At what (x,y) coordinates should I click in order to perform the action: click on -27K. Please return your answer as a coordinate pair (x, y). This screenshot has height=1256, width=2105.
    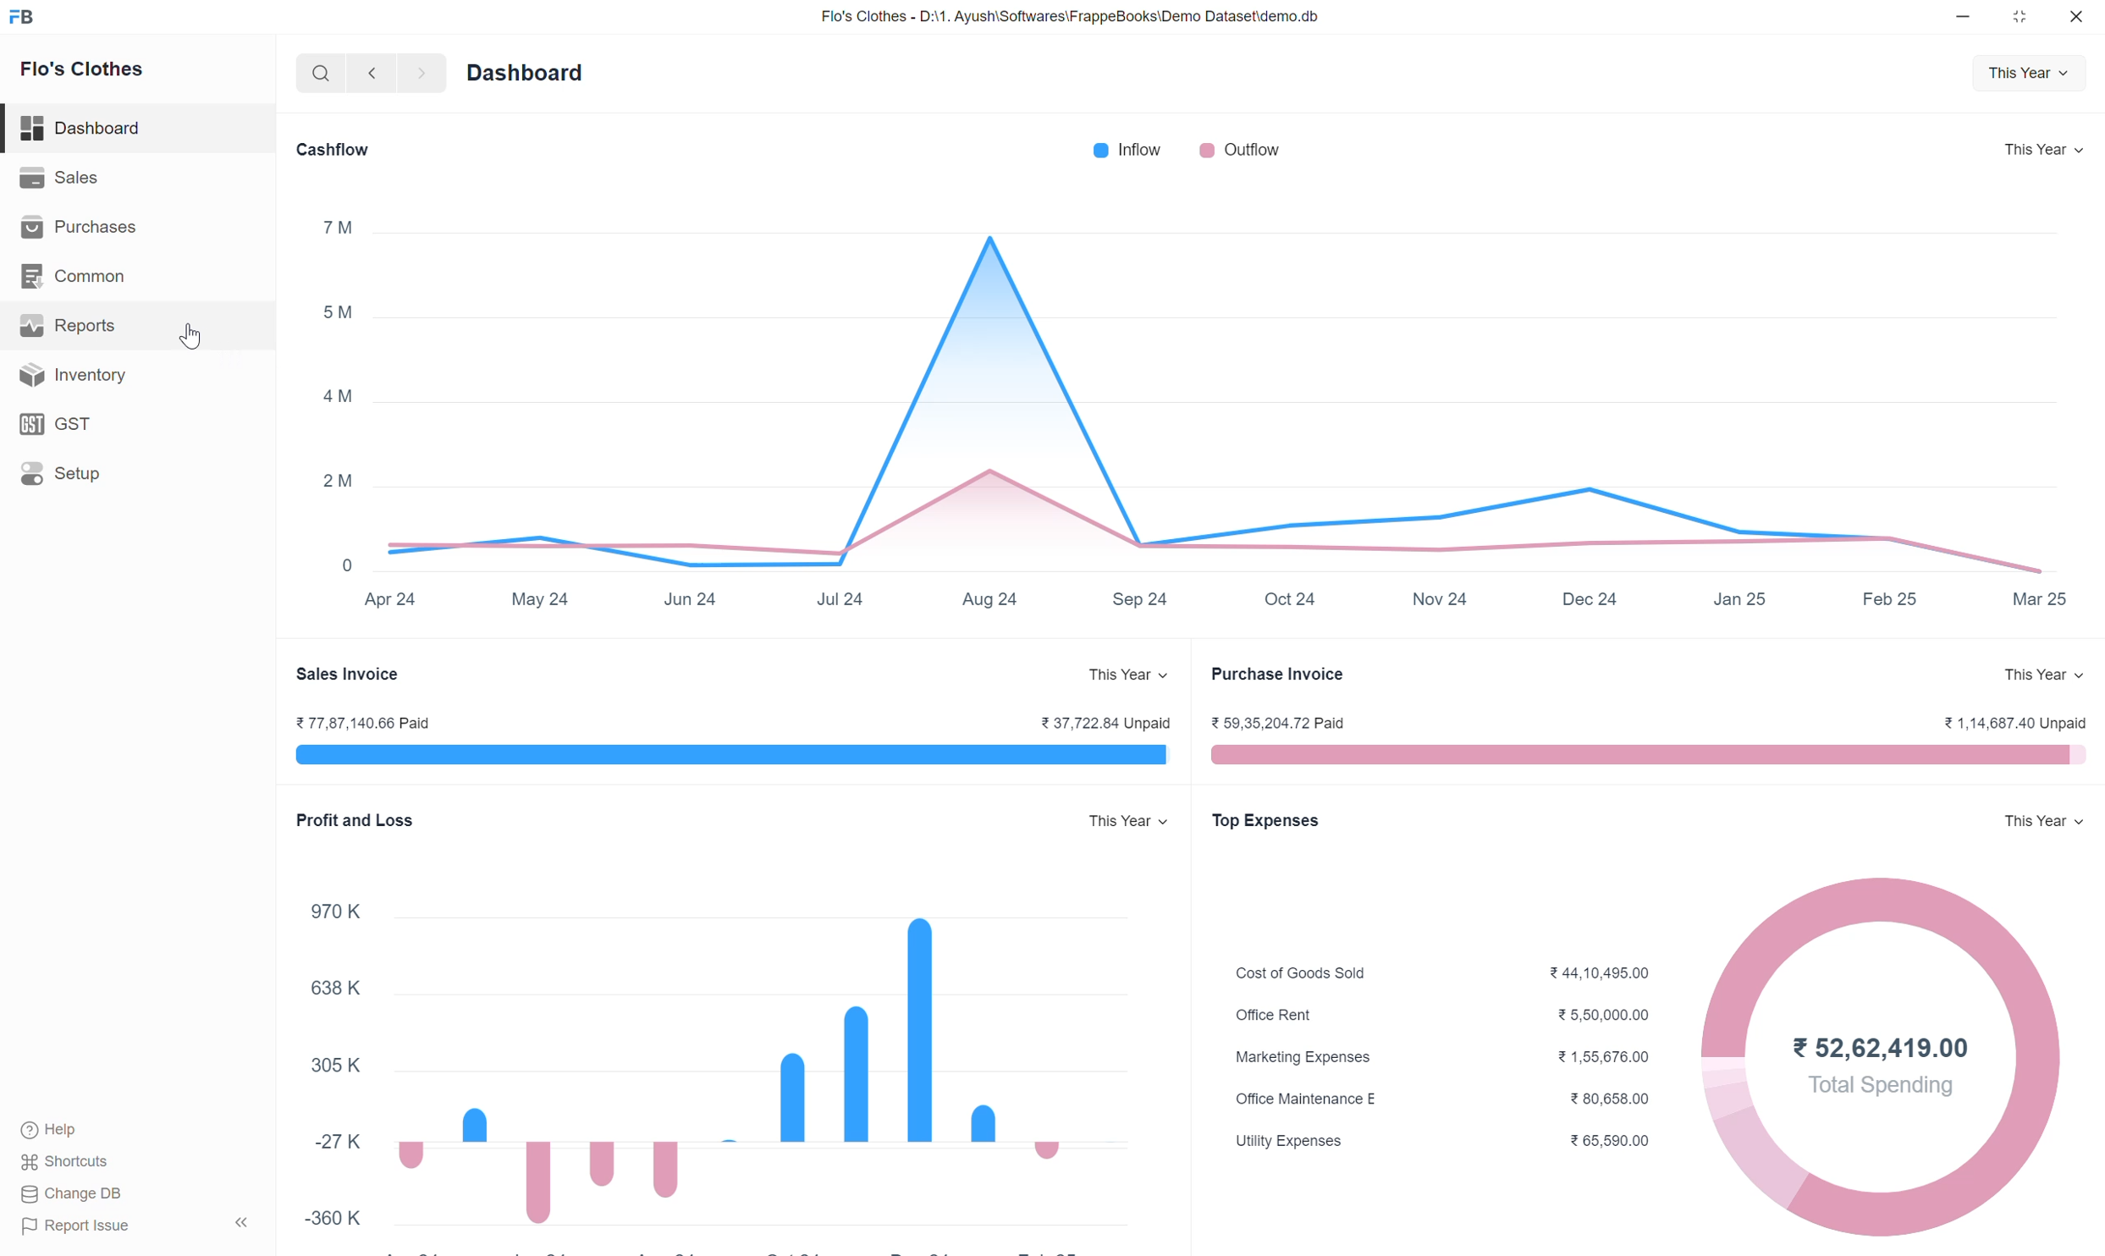
    Looking at the image, I should click on (340, 1143).